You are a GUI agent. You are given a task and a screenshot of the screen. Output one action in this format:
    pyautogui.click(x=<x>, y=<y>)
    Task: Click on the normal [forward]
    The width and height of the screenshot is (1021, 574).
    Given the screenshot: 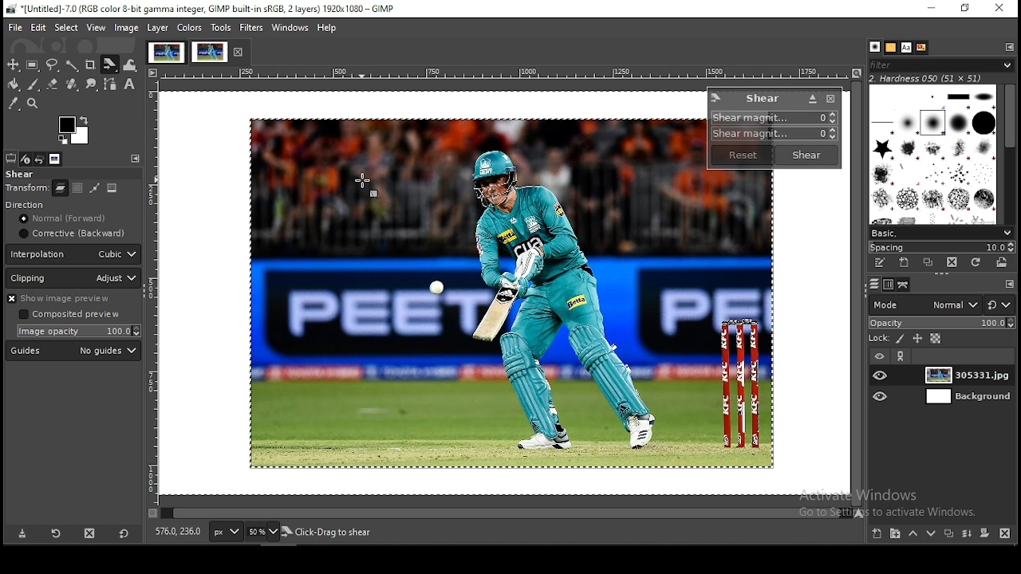 What is the action you would take?
    pyautogui.click(x=74, y=218)
    